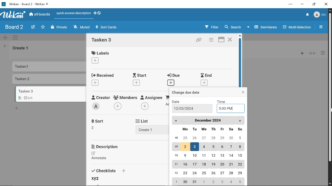 Image resolution: width=332 pixels, height=186 pixels. What do you see at coordinates (17, 109) in the screenshot?
I see `Add card bottom to the list` at bounding box center [17, 109].